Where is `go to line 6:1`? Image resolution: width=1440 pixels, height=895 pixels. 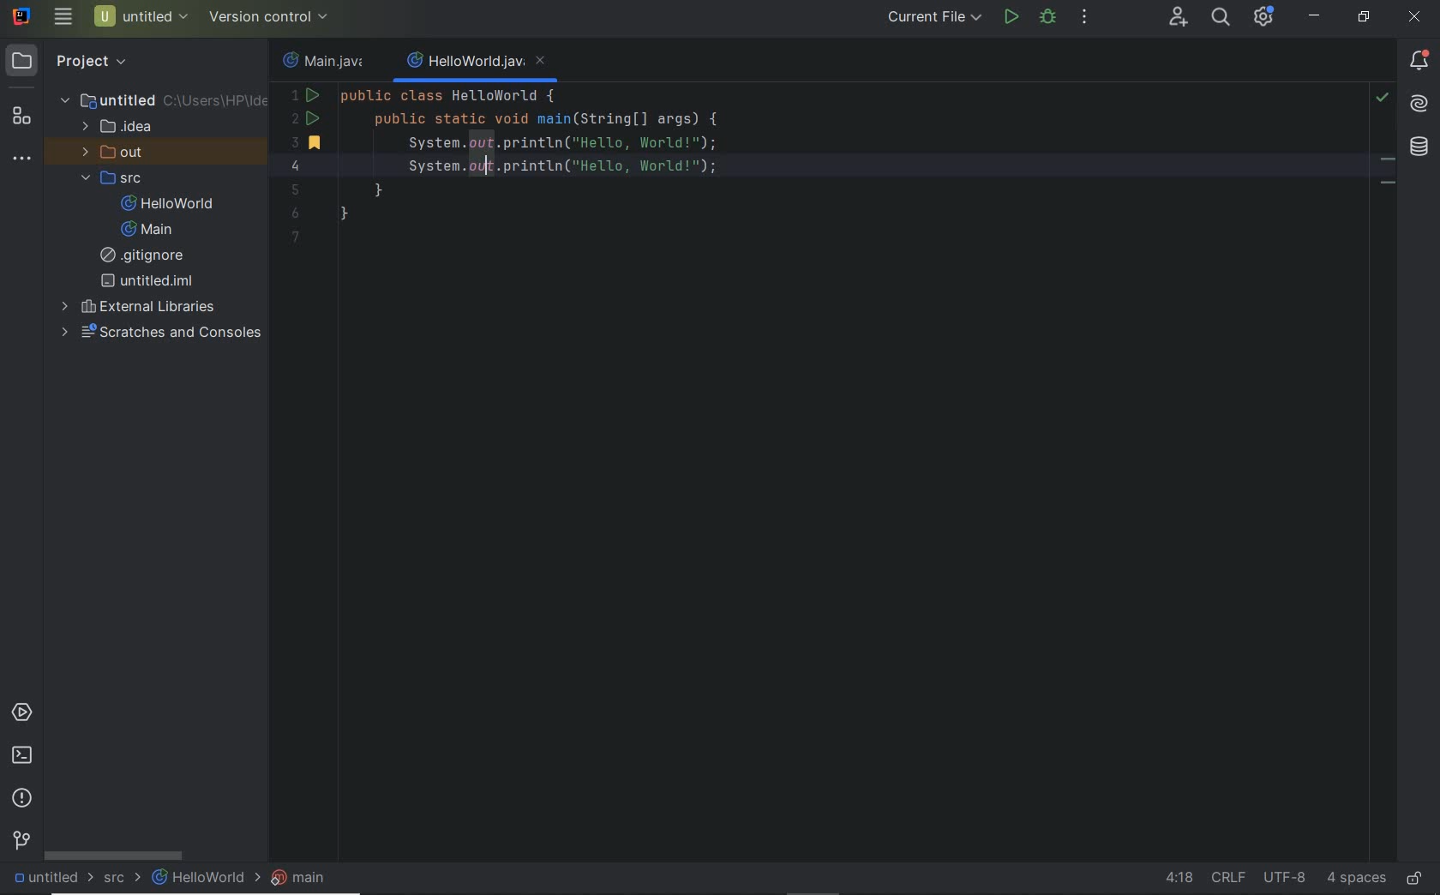
go to line 6:1 is located at coordinates (1179, 878).